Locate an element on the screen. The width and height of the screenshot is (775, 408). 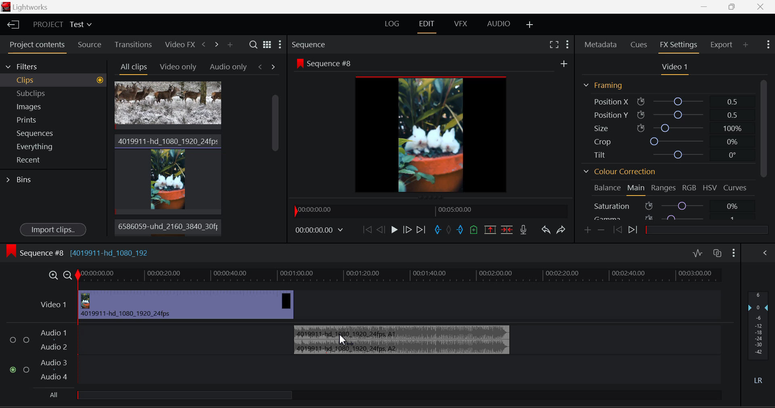
Project Title is located at coordinates (61, 25).